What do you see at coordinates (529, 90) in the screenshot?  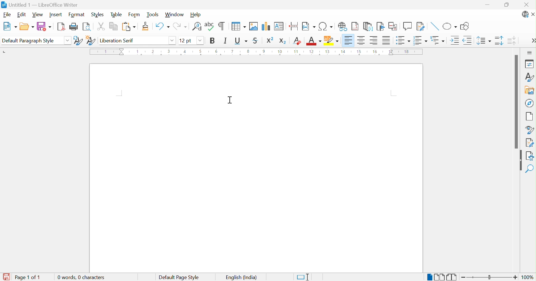 I see `Gallery` at bounding box center [529, 90].